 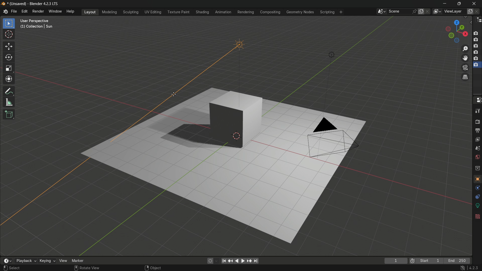 I want to click on edit menu, so click(x=24, y=11).